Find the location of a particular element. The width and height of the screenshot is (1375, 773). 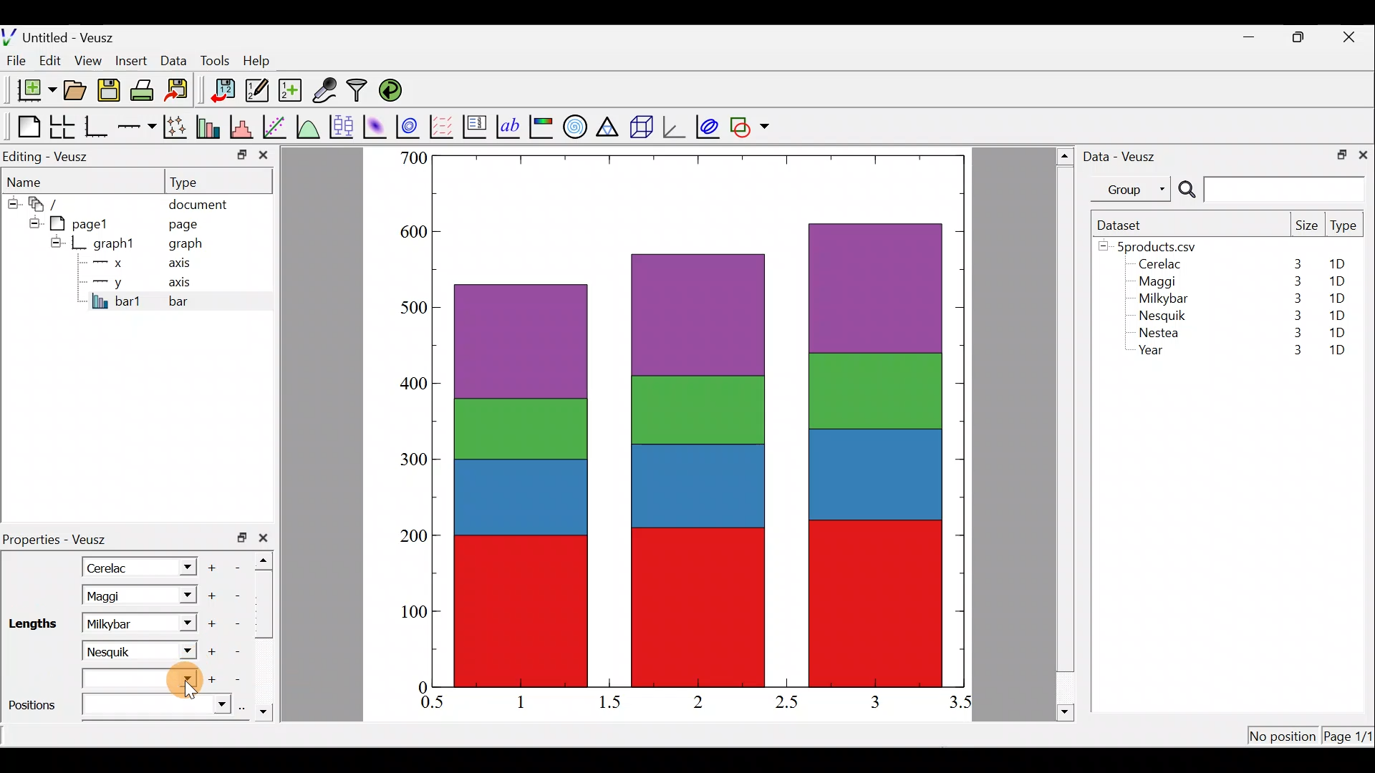

Insert is located at coordinates (133, 60).